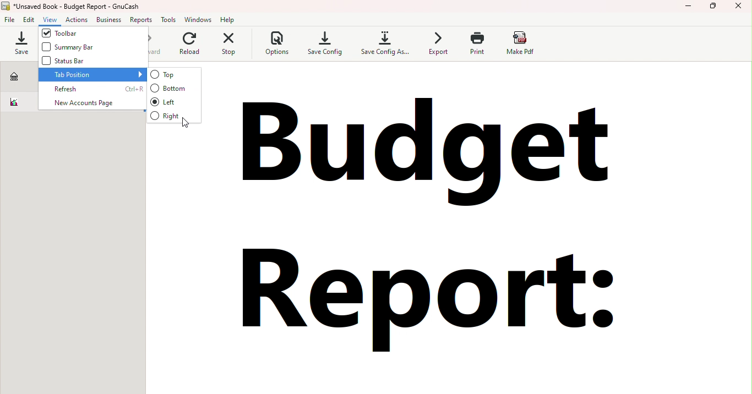 The width and height of the screenshot is (752, 394). I want to click on Business, so click(108, 20).